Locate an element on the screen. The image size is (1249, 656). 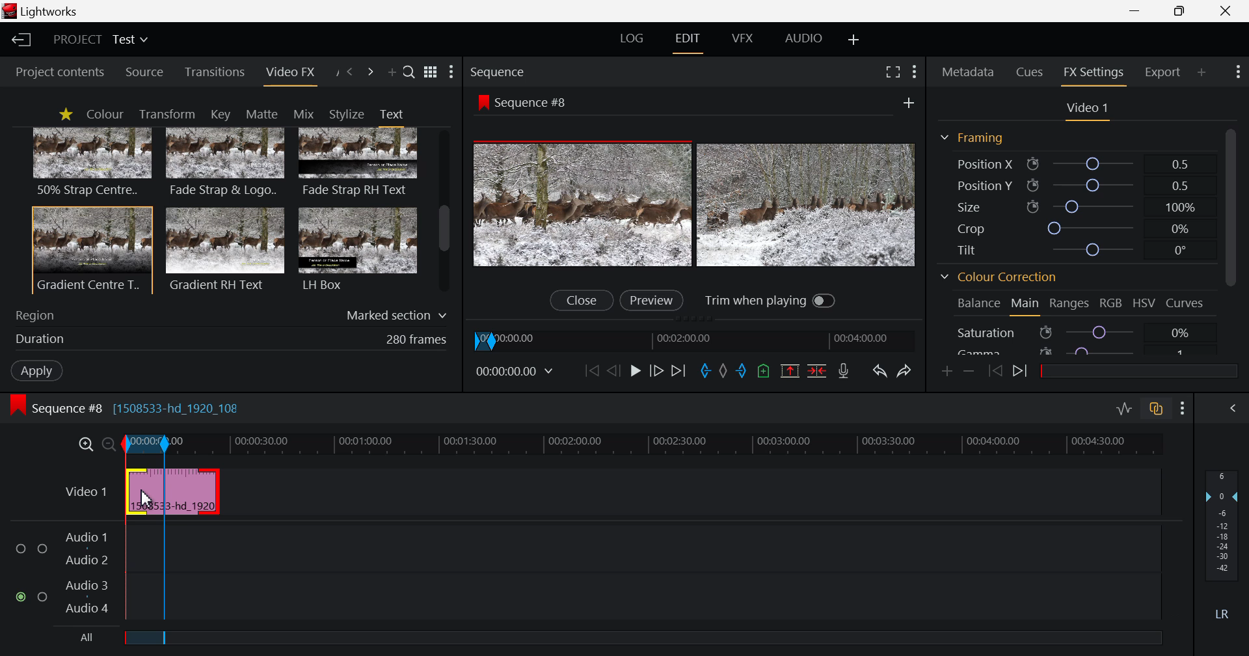
Minimize is located at coordinates (1183, 12).